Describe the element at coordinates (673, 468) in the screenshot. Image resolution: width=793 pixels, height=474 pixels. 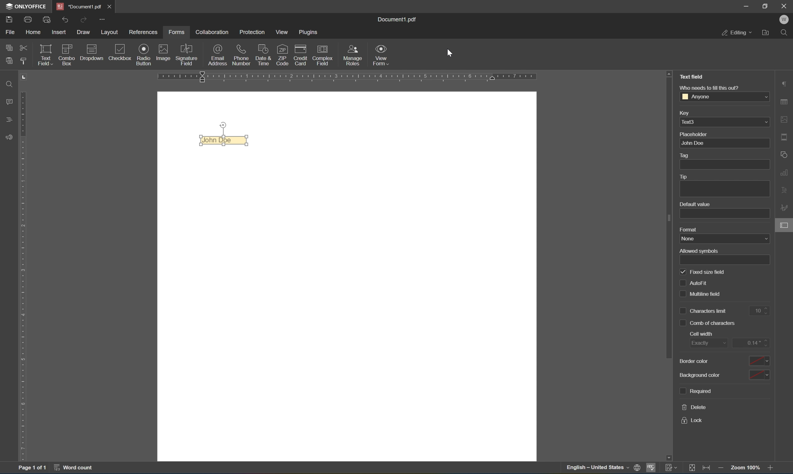
I see `track changes` at that location.